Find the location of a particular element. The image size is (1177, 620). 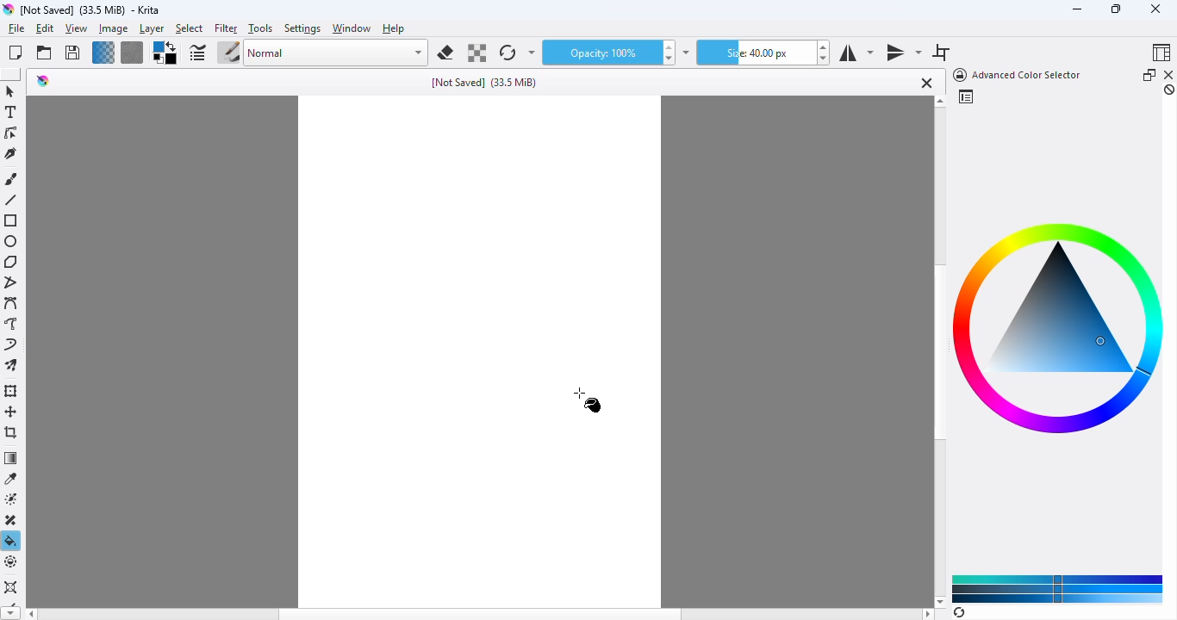

view is located at coordinates (77, 29).